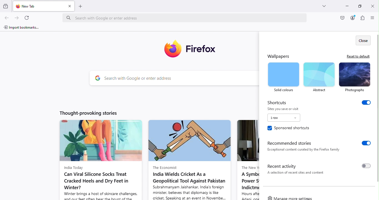 Image resolution: width=379 pixels, height=200 pixels. What do you see at coordinates (367, 104) in the screenshot?
I see `toggle on/off shorcuts` at bounding box center [367, 104].